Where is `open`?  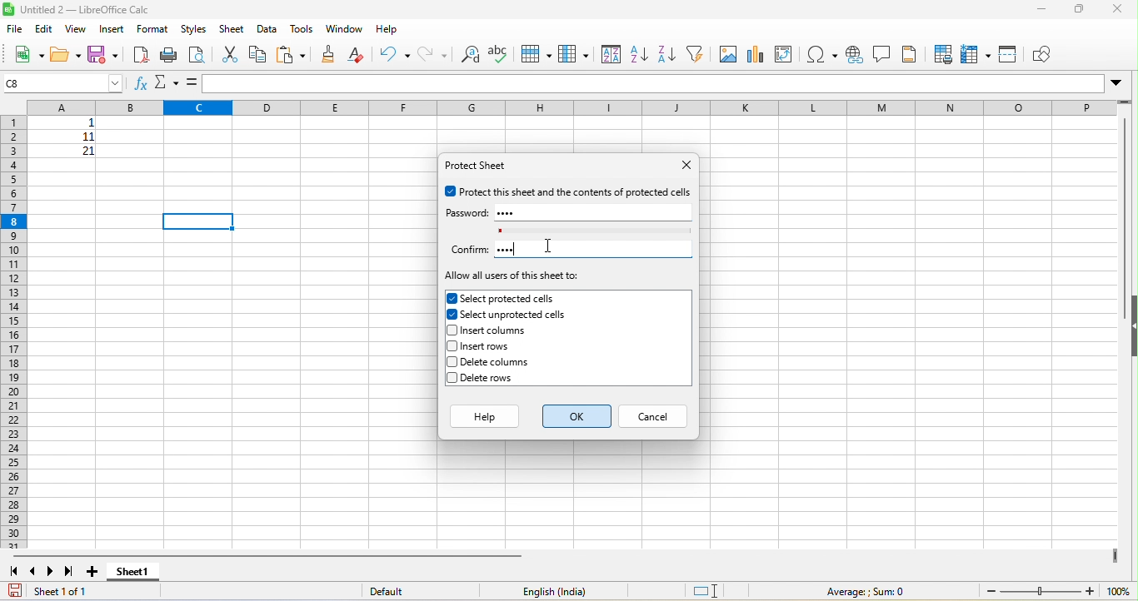
open is located at coordinates (65, 56).